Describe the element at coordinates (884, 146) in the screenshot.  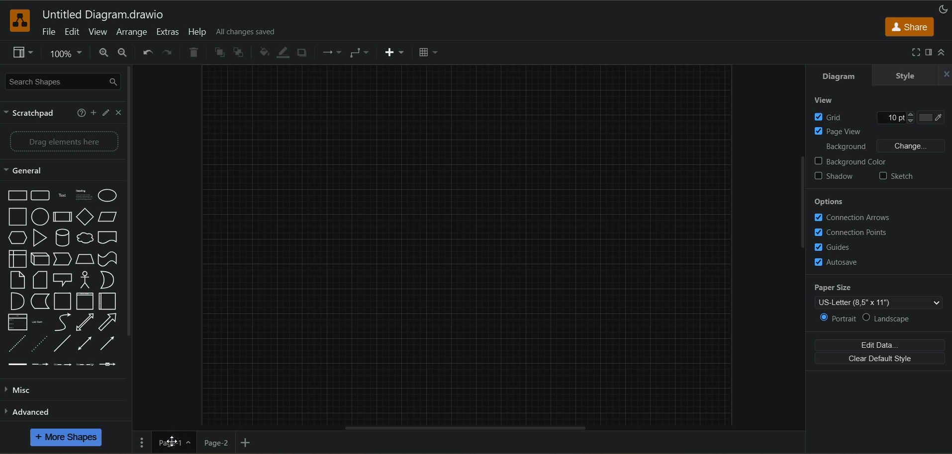
I see `background` at that location.